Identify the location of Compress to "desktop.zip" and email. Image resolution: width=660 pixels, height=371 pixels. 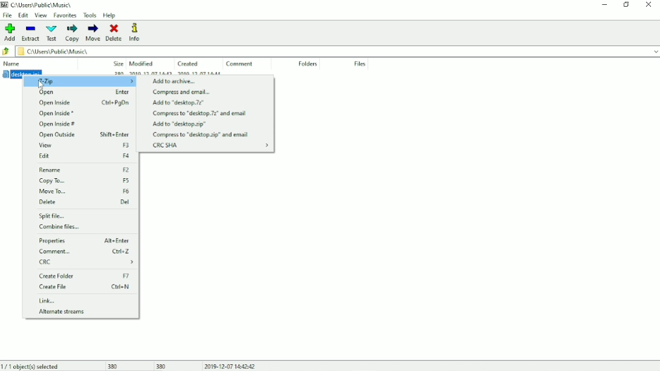
(201, 135).